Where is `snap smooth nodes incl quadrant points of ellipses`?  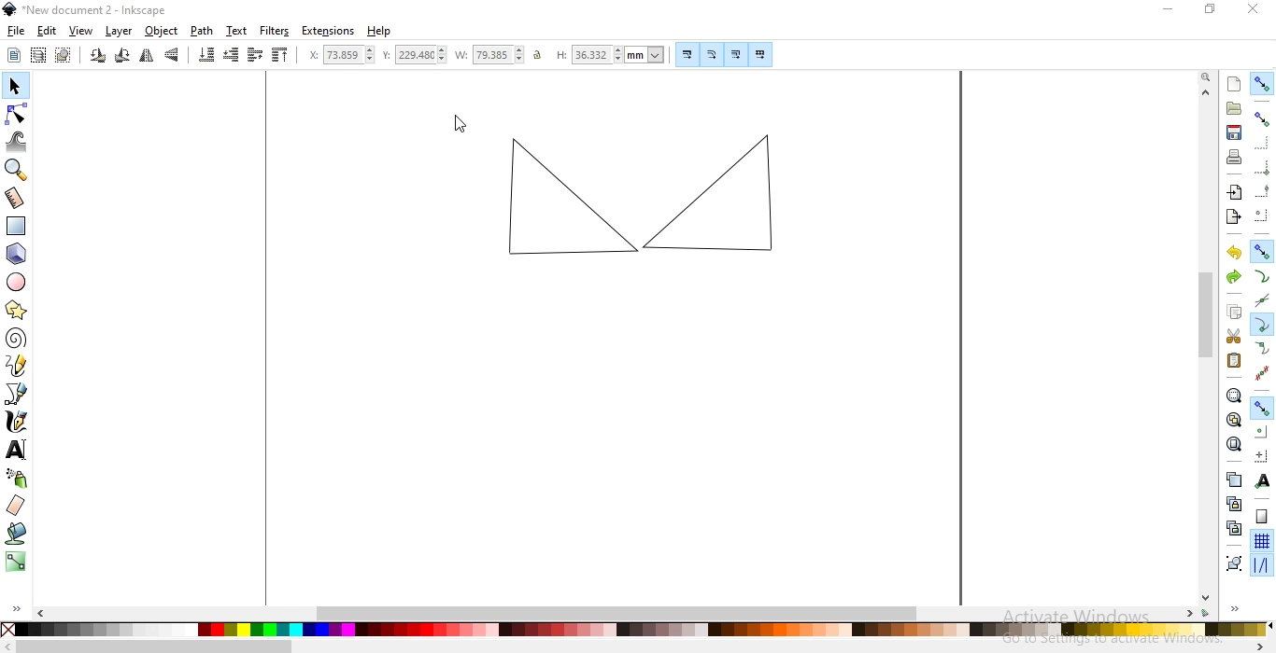
snap smooth nodes incl quadrant points of ellipses is located at coordinates (1262, 348).